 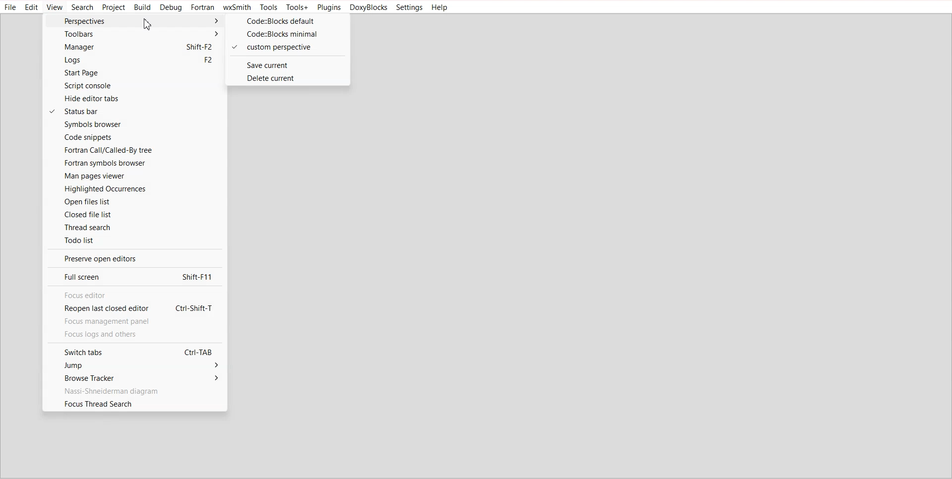 I want to click on Settings, so click(x=410, y=7).